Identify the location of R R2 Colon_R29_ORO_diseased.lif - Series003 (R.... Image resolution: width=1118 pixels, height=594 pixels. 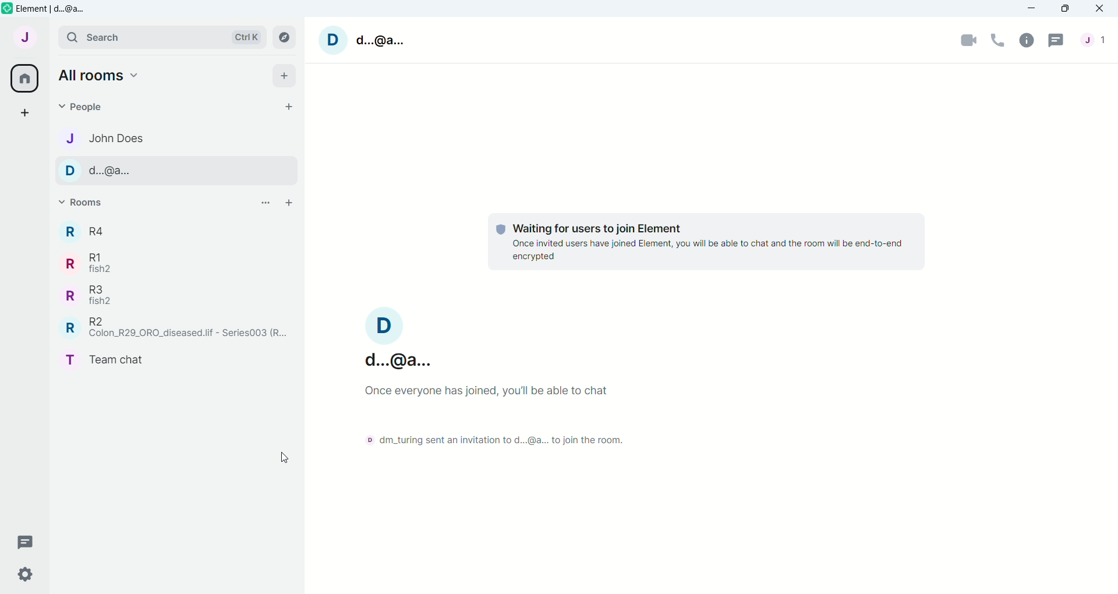
(178, 328).